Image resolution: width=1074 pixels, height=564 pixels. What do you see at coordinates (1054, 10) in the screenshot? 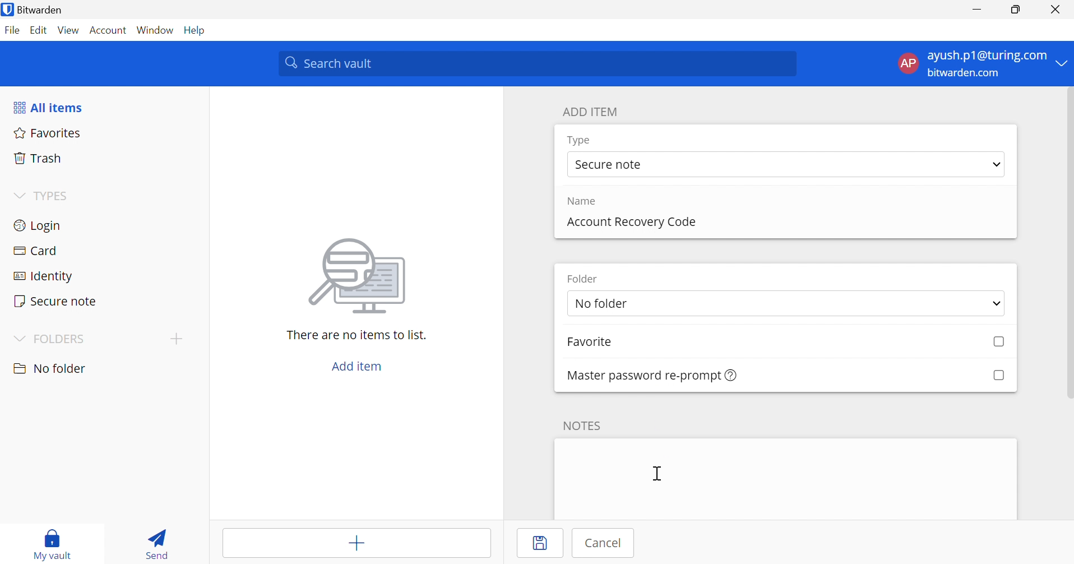
I see `Close` at bounding box center [1054, 10].